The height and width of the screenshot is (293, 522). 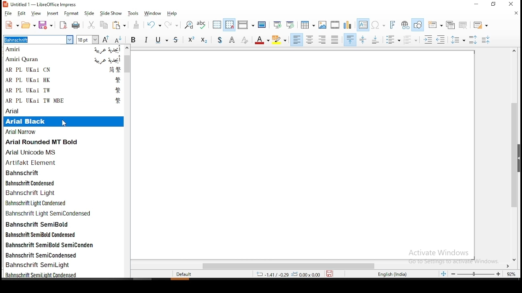 I want to click on scroll bar, so click(x=517, y=155).